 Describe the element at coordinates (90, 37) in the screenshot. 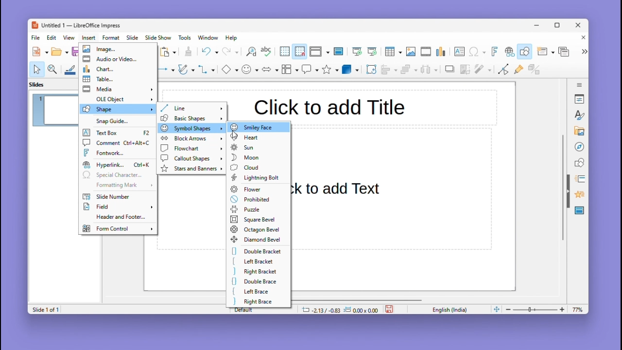

I see `Insert` at that location.